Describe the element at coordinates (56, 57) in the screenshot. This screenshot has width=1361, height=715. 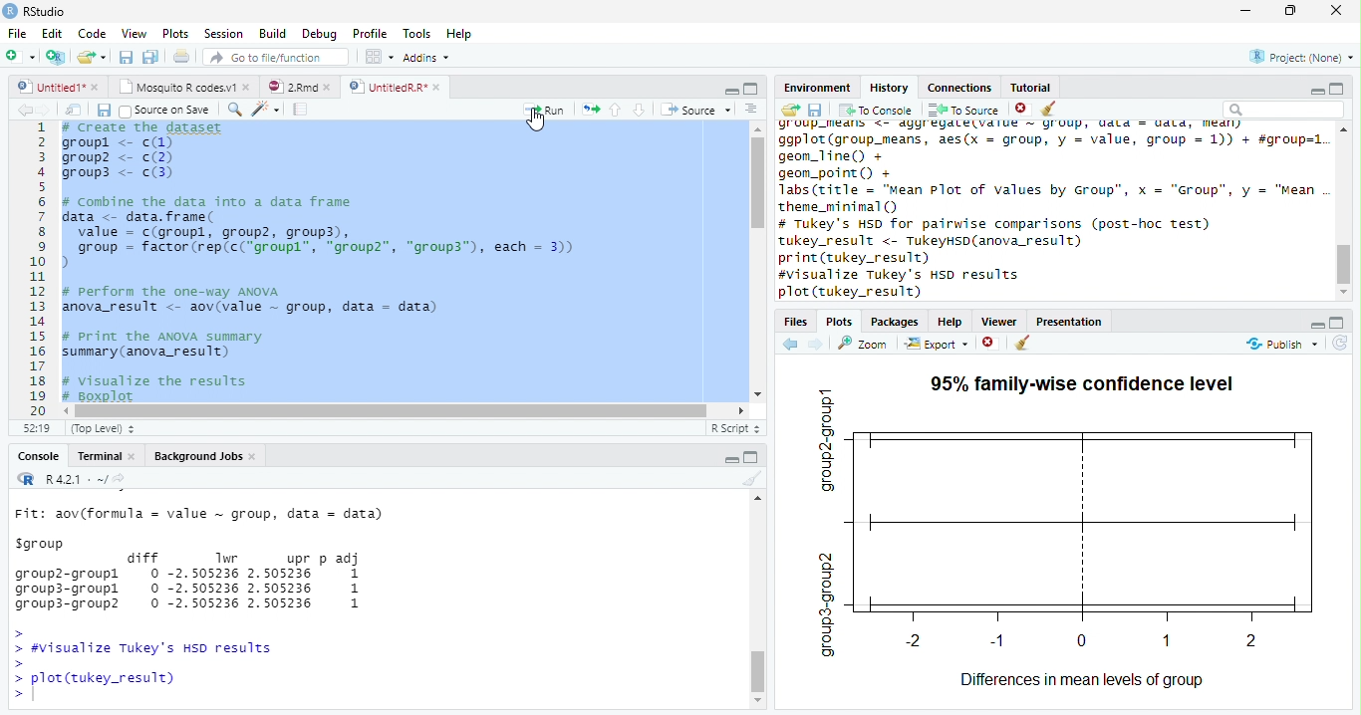
I see `Create a Project` at that location.